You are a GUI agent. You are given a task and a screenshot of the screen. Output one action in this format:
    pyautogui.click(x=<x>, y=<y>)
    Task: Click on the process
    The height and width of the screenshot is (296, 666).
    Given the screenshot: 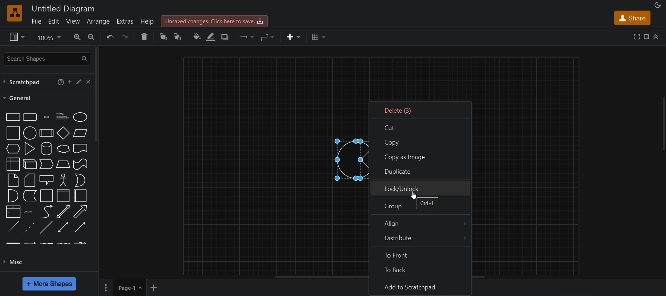 What is the action you would take?
    pyautogui.click(x=46, y=133)
    